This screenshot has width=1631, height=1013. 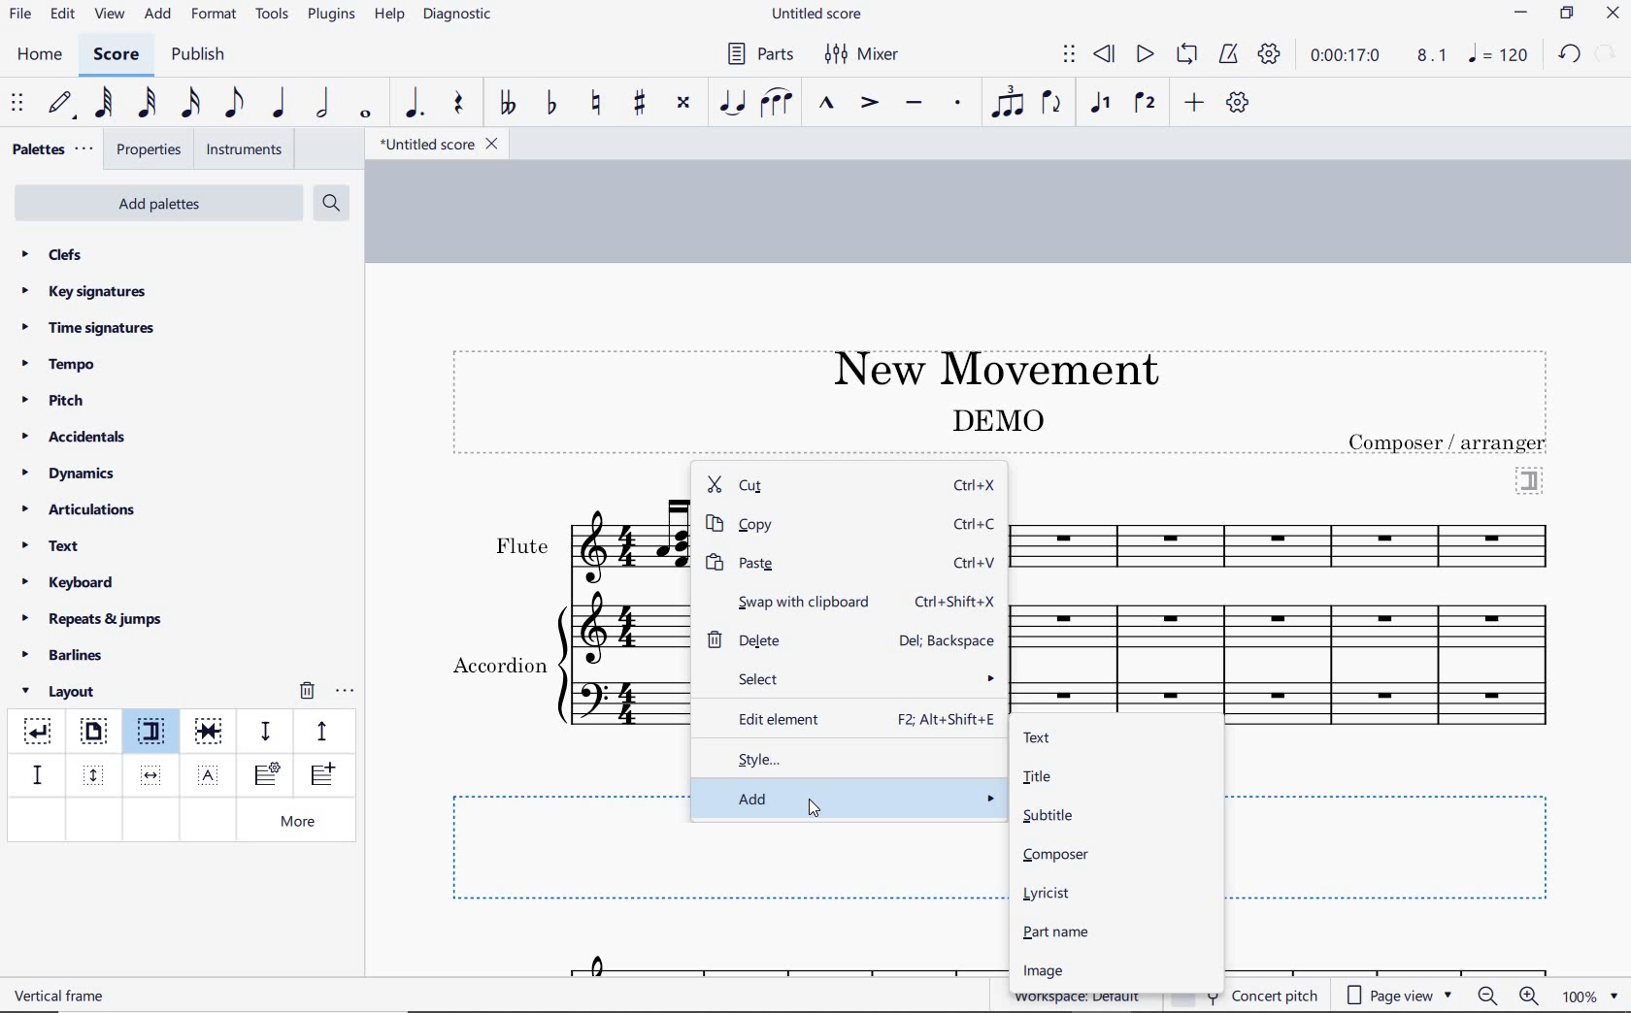 What do you see at coordinates (196, 56) in the screenshot?
I see `publish` at bounding box center [196, 56].